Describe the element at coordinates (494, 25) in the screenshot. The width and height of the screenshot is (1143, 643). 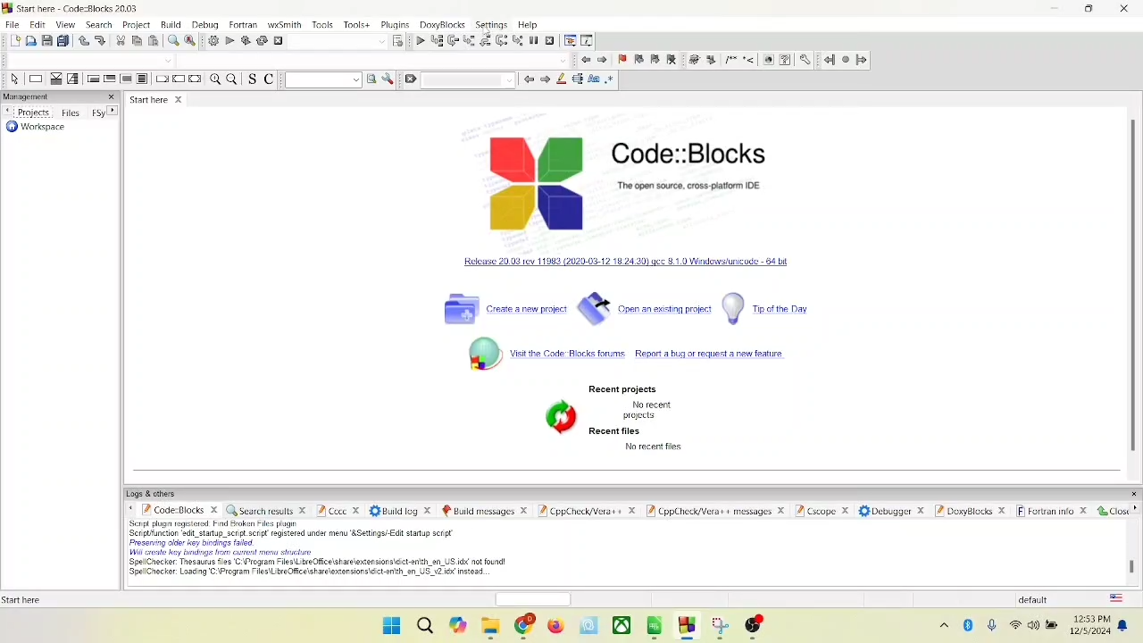
I see `settings` at that location.